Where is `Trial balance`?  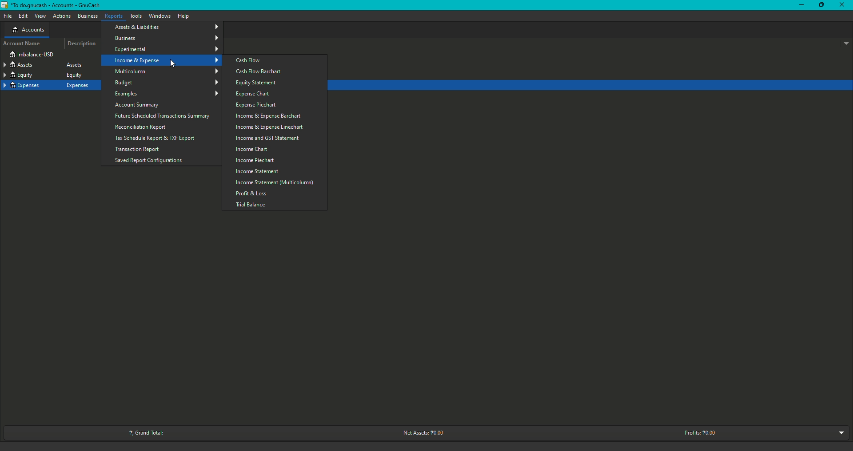 Trial balance is located at coordinates (251, 206).